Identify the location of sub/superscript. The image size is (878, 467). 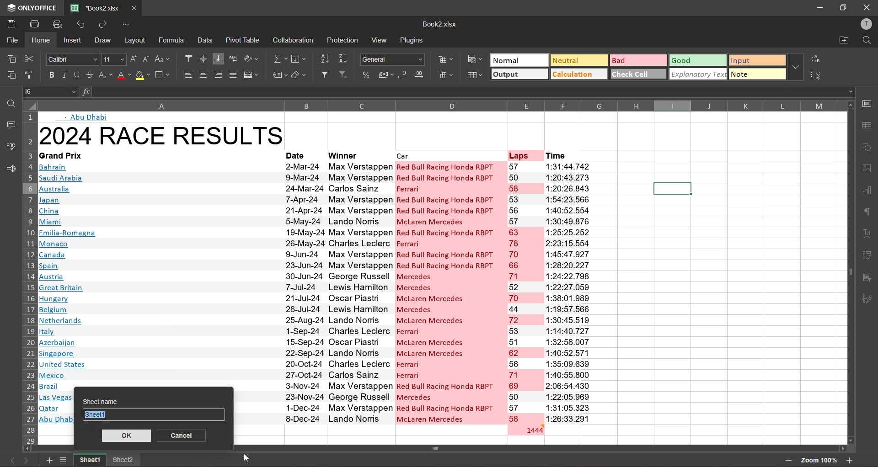
(105, 76).